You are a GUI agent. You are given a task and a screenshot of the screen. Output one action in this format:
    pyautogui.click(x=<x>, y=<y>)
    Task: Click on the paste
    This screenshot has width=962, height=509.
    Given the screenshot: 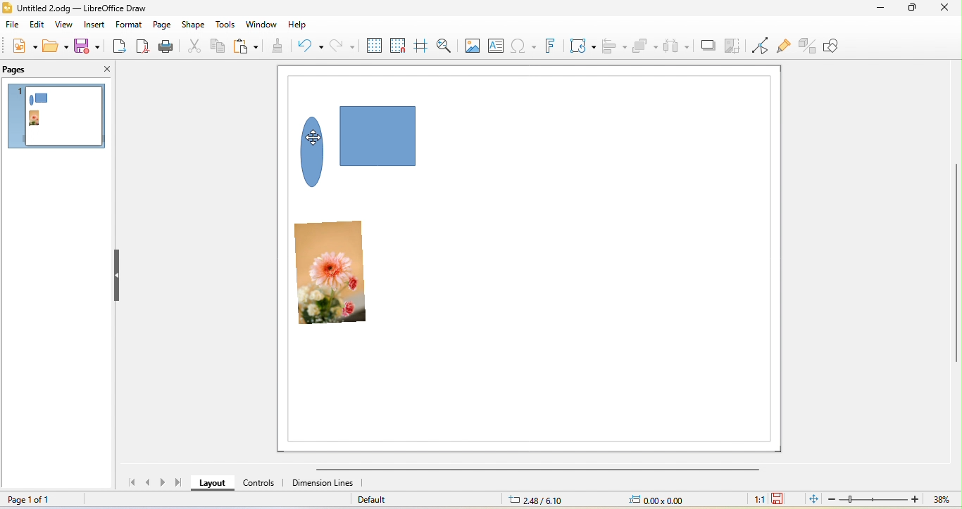 What is the action you would take?
    pyautogui.click(x=249, y=45)
    